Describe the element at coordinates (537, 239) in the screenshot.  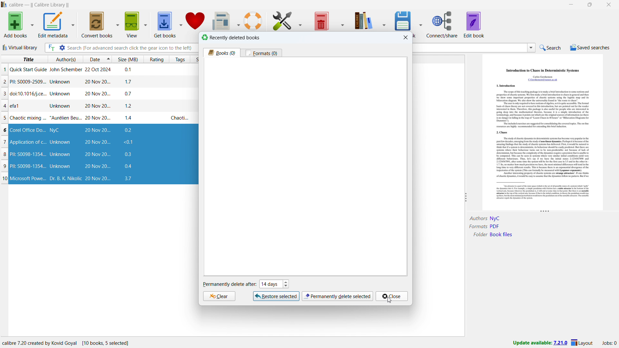
I see `book details` at that location.